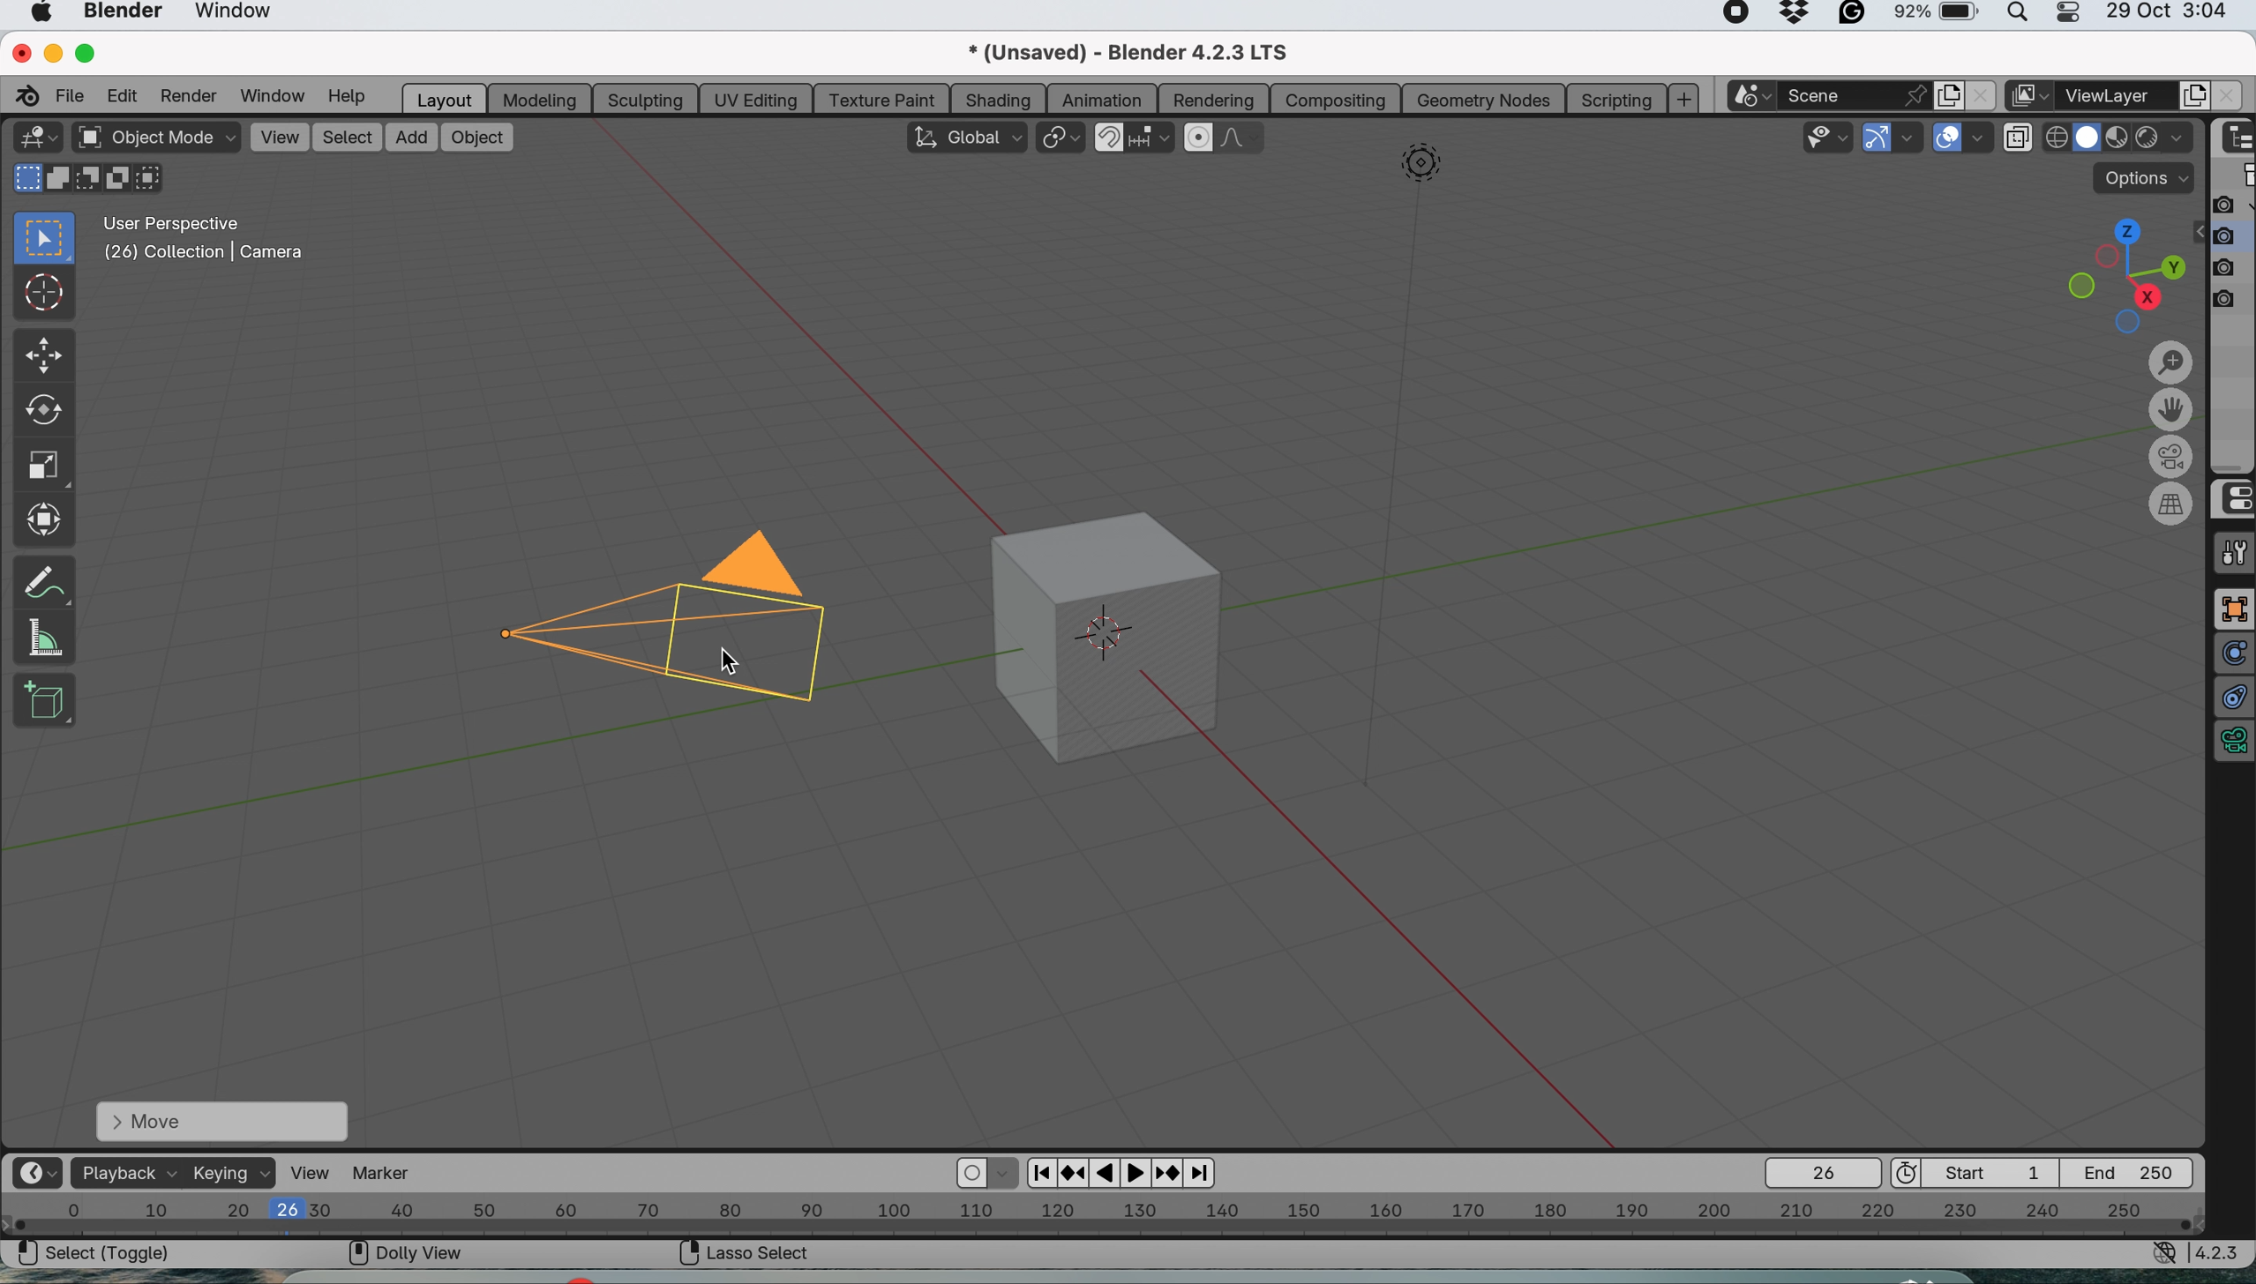 The width and height of the screenshot is (2256, 1284). Describe the element at coordinates (2235, 177) in the screenshot. I see `scene collection` at that location.